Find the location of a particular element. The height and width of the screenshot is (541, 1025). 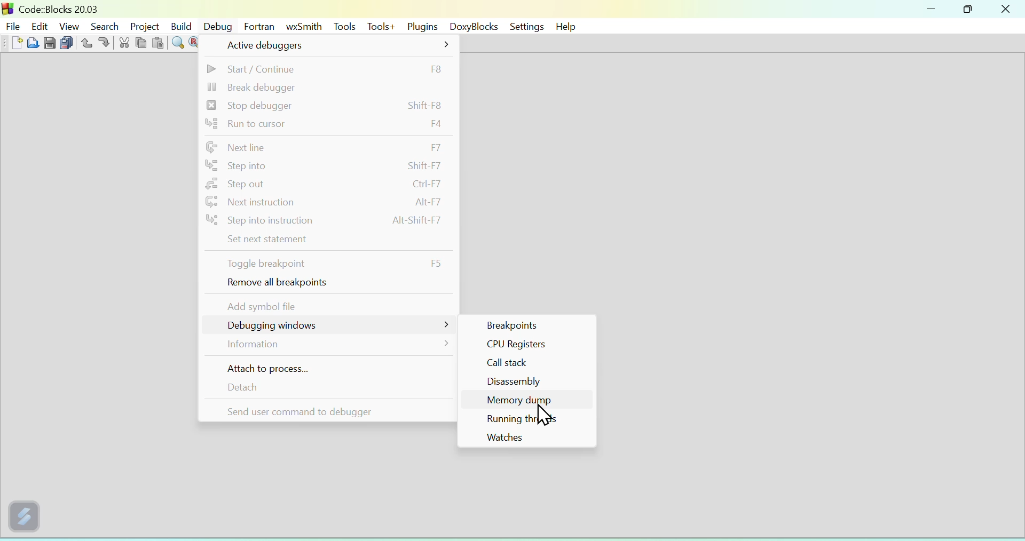

Memory dump is located at coordinates (526, 402).